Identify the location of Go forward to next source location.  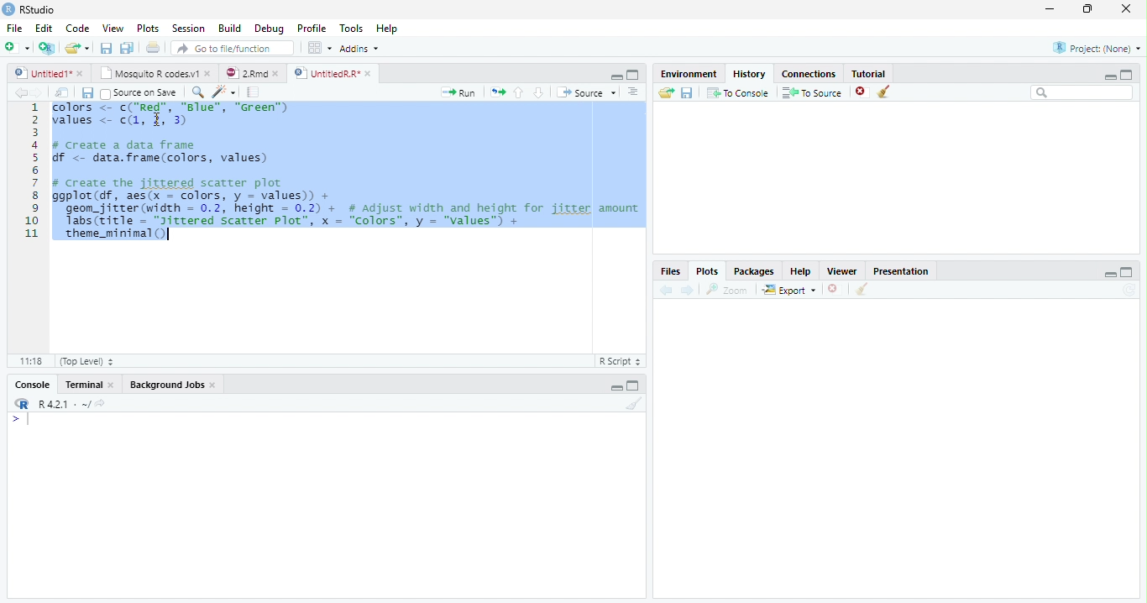
(37, 93).